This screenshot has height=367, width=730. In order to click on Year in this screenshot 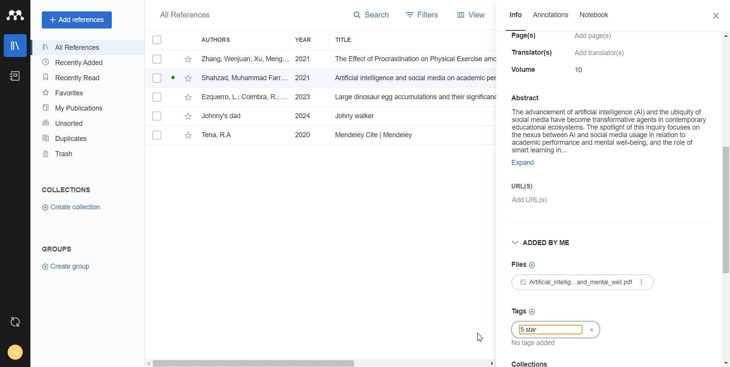, I will do `click(309, 40)`.